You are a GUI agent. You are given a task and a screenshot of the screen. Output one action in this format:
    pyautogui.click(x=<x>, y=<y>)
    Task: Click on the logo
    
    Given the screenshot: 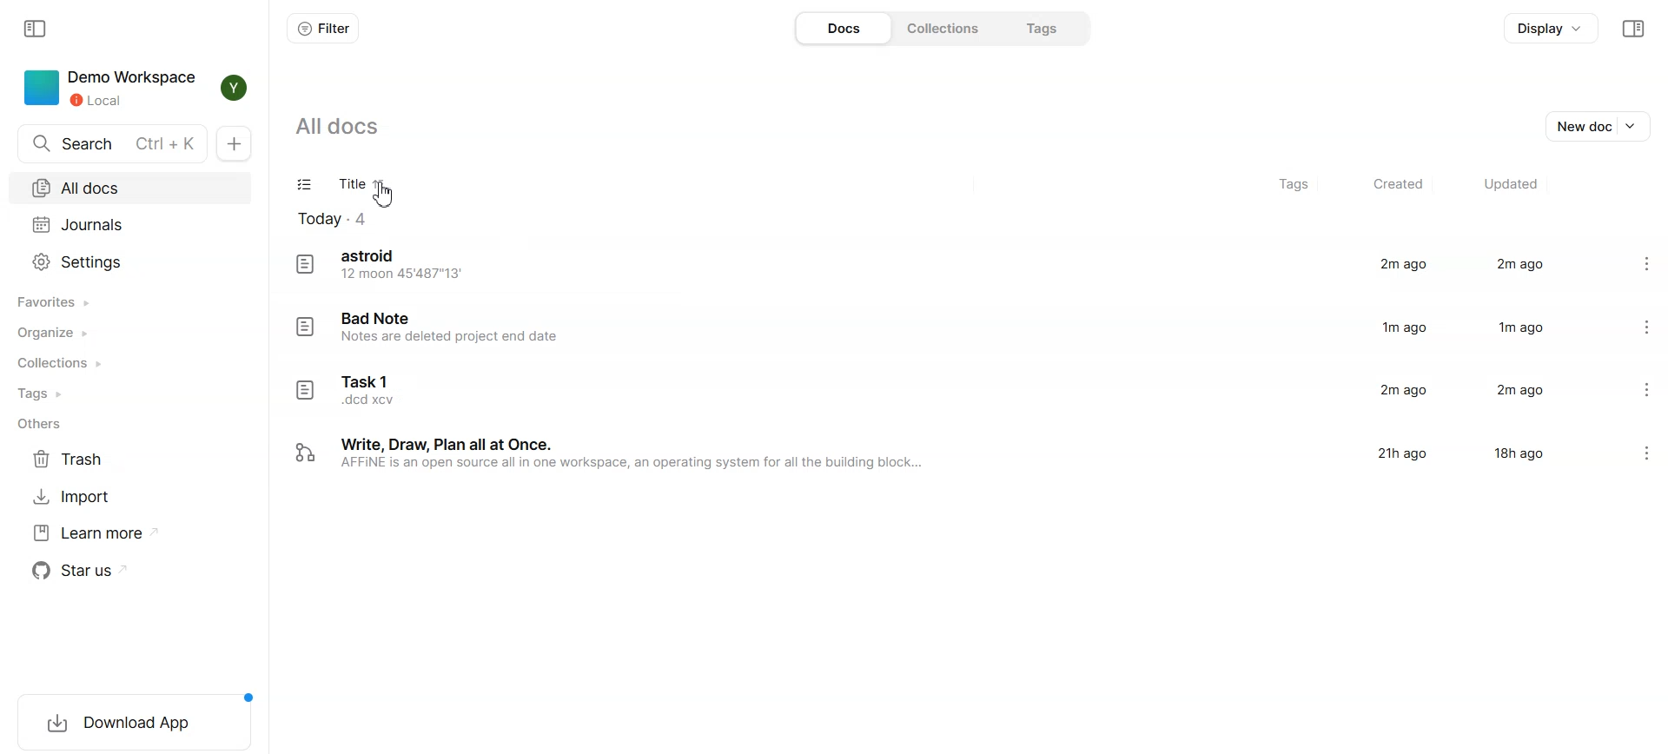 What is the action you would take?
    pyautogui.click(x=307, y=453)
    